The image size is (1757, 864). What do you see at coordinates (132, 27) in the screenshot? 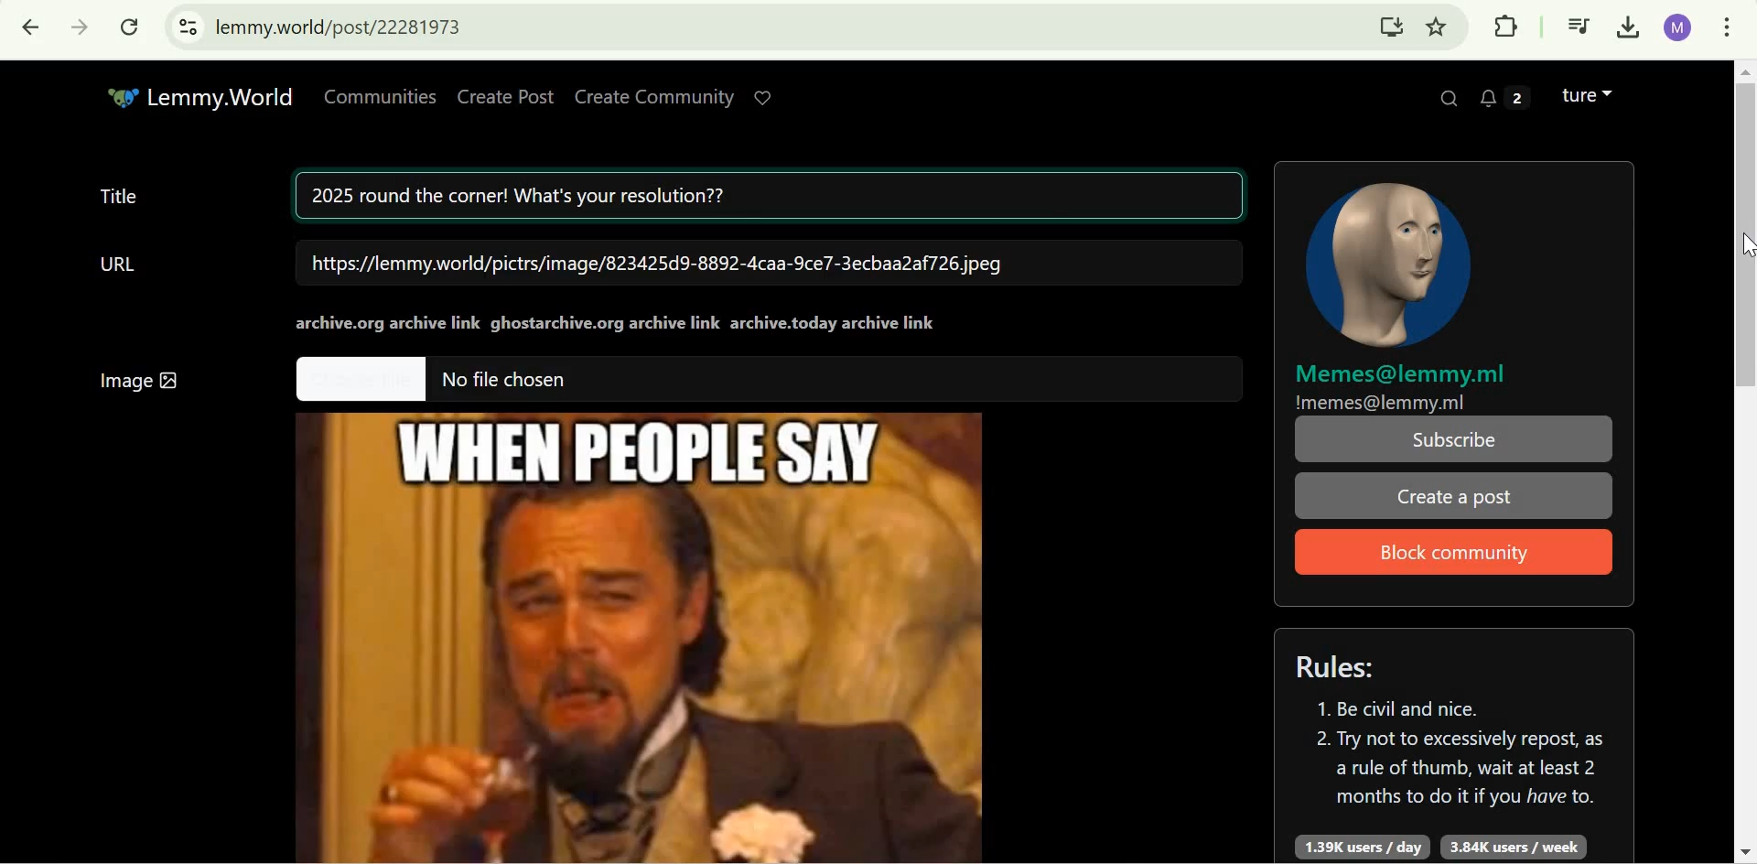
I see `Reload this page` at bounding box center [132, 27].